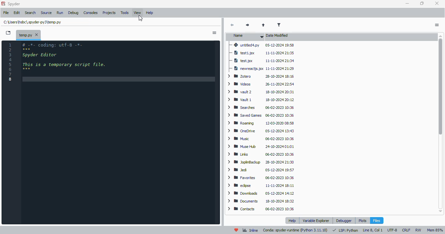 This screenshot has height=234, width=445. I want to click on date modified, so click(278, 36).